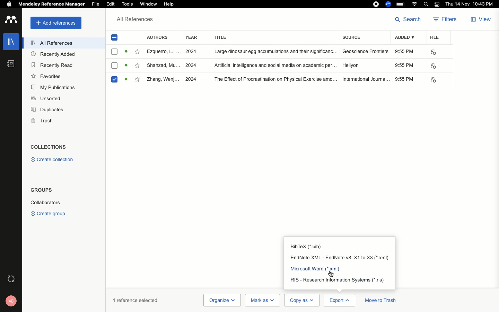 This screenshot has height=312, width=499. I want to click on Date/time, so click(471, 5).